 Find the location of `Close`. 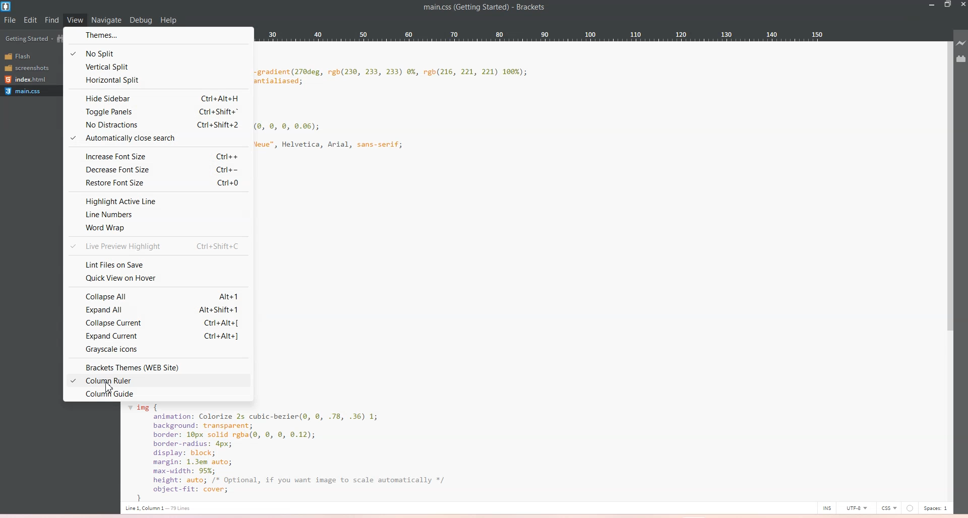

Close is located at coordinates (962, 5).